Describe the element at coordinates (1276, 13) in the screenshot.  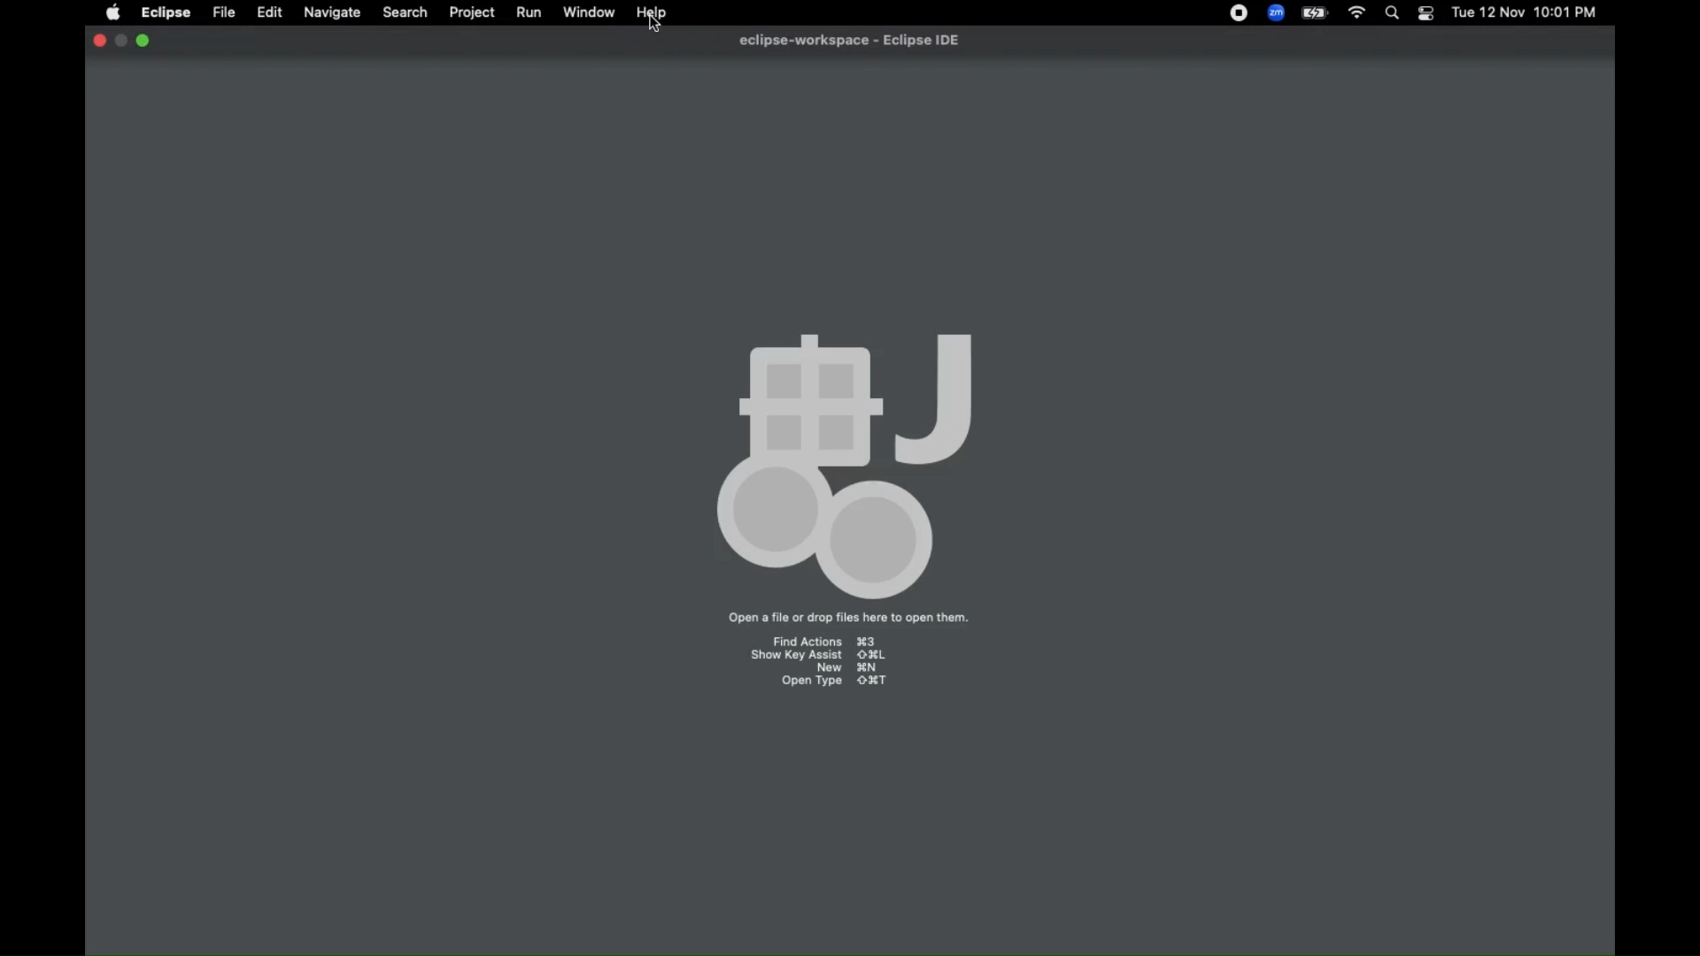
I see `Zoom Desktop Icon` at that location.